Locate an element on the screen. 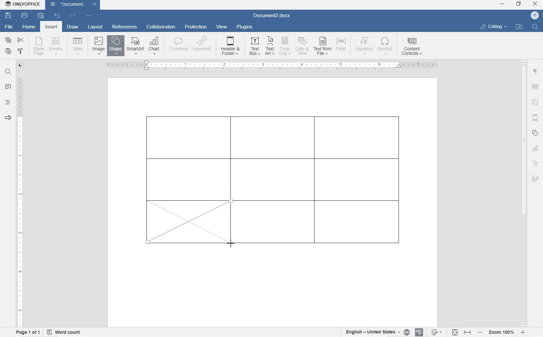  TEXT ART is located at coordinates (269, 46).